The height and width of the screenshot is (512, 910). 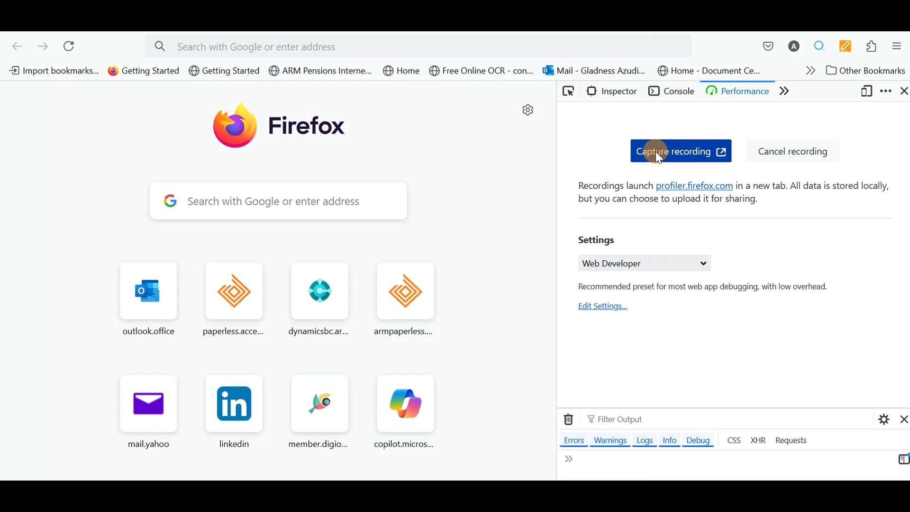 I want to click on Capture recording, so click(x=680, y=151).